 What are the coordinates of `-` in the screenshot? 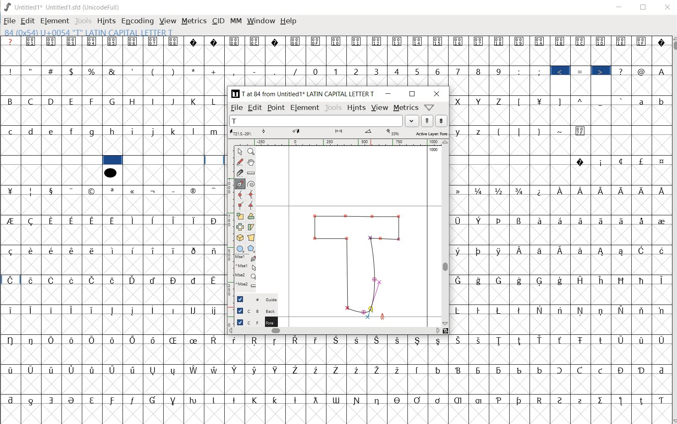 It's located at (255, 71).